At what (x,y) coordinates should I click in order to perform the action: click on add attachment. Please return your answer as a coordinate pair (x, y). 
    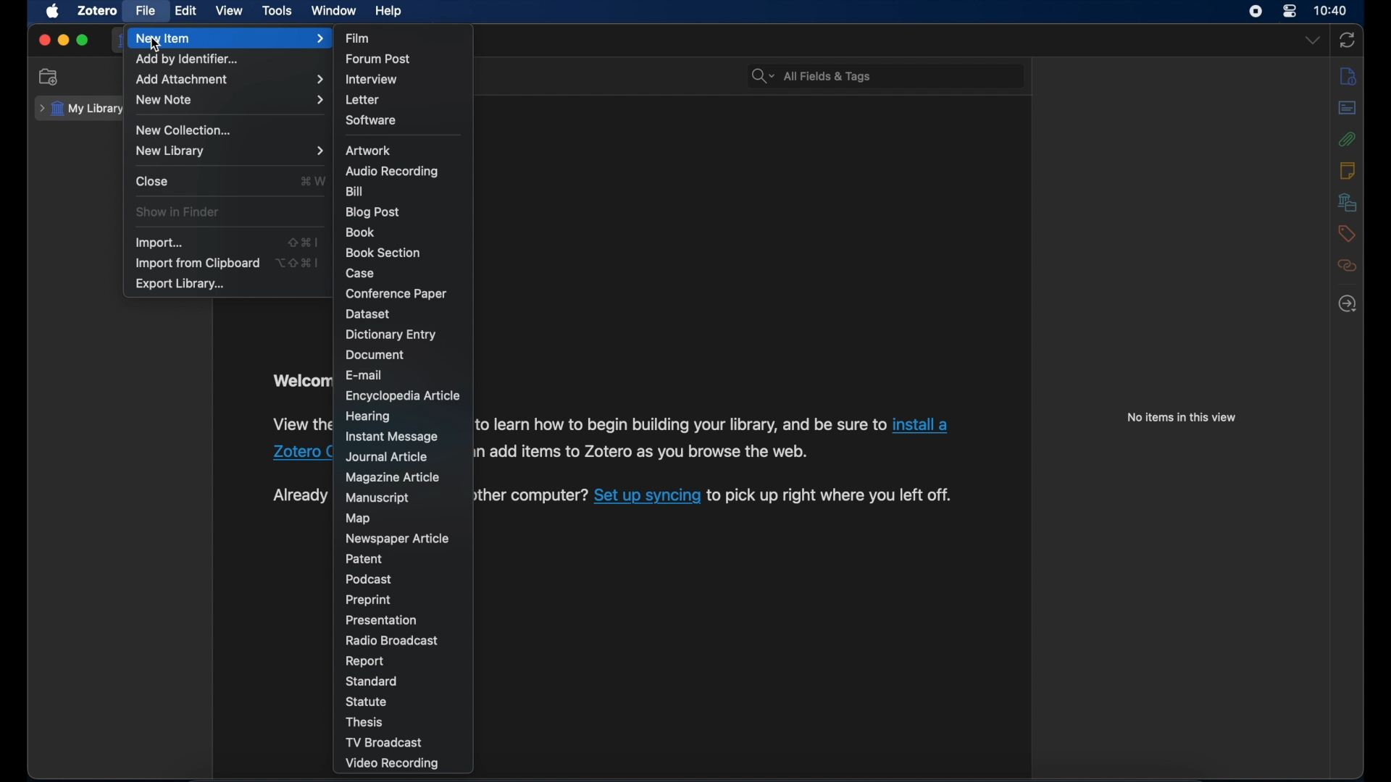
    Looking at the image, I should click on (229, 79).